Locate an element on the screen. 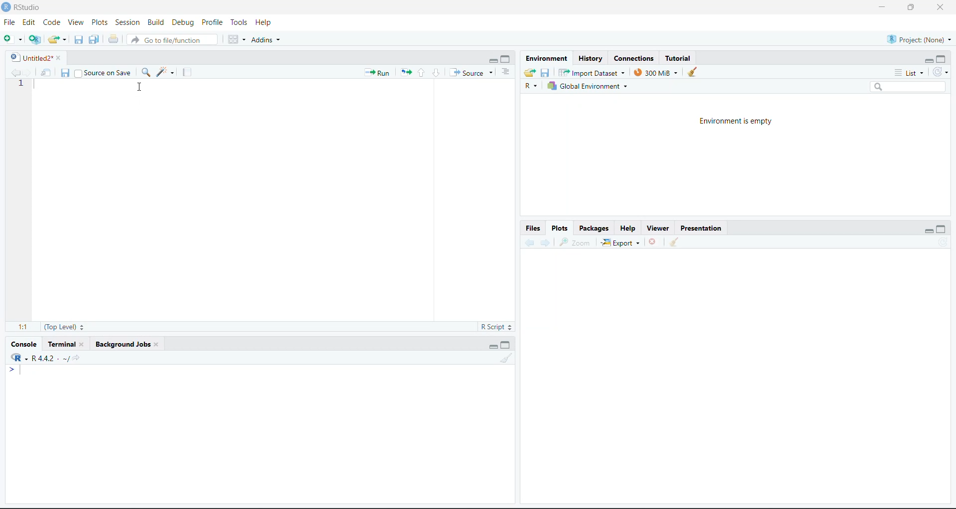  Tutorial is located at coordinates (681, 58).